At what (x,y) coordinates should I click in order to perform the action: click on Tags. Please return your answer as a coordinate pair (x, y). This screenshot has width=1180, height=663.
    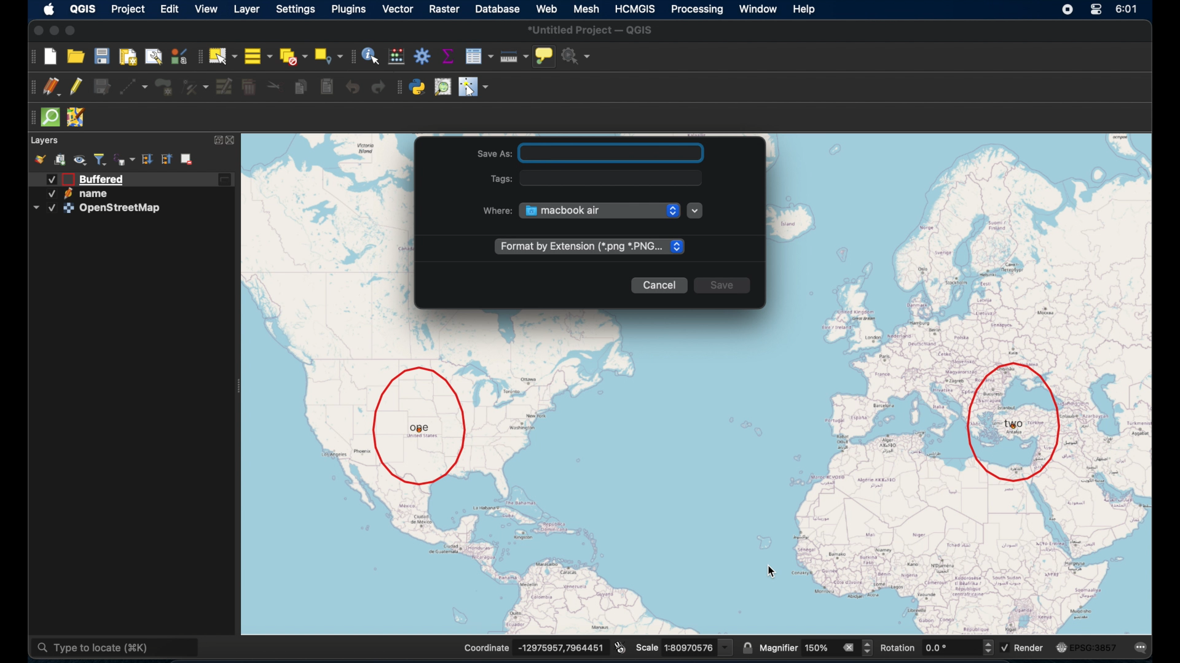
    Looking at the image, I should click on (503, 179).